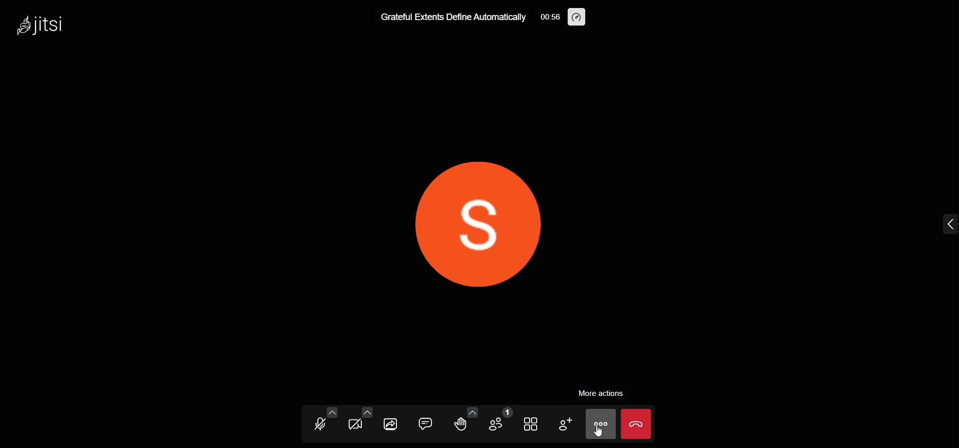 The width and height of the screenshot is (959, 448). Describe the element at coordinates (448, 17) in the screenshot. I see `Grateful Extents Define Automatically` at that location.